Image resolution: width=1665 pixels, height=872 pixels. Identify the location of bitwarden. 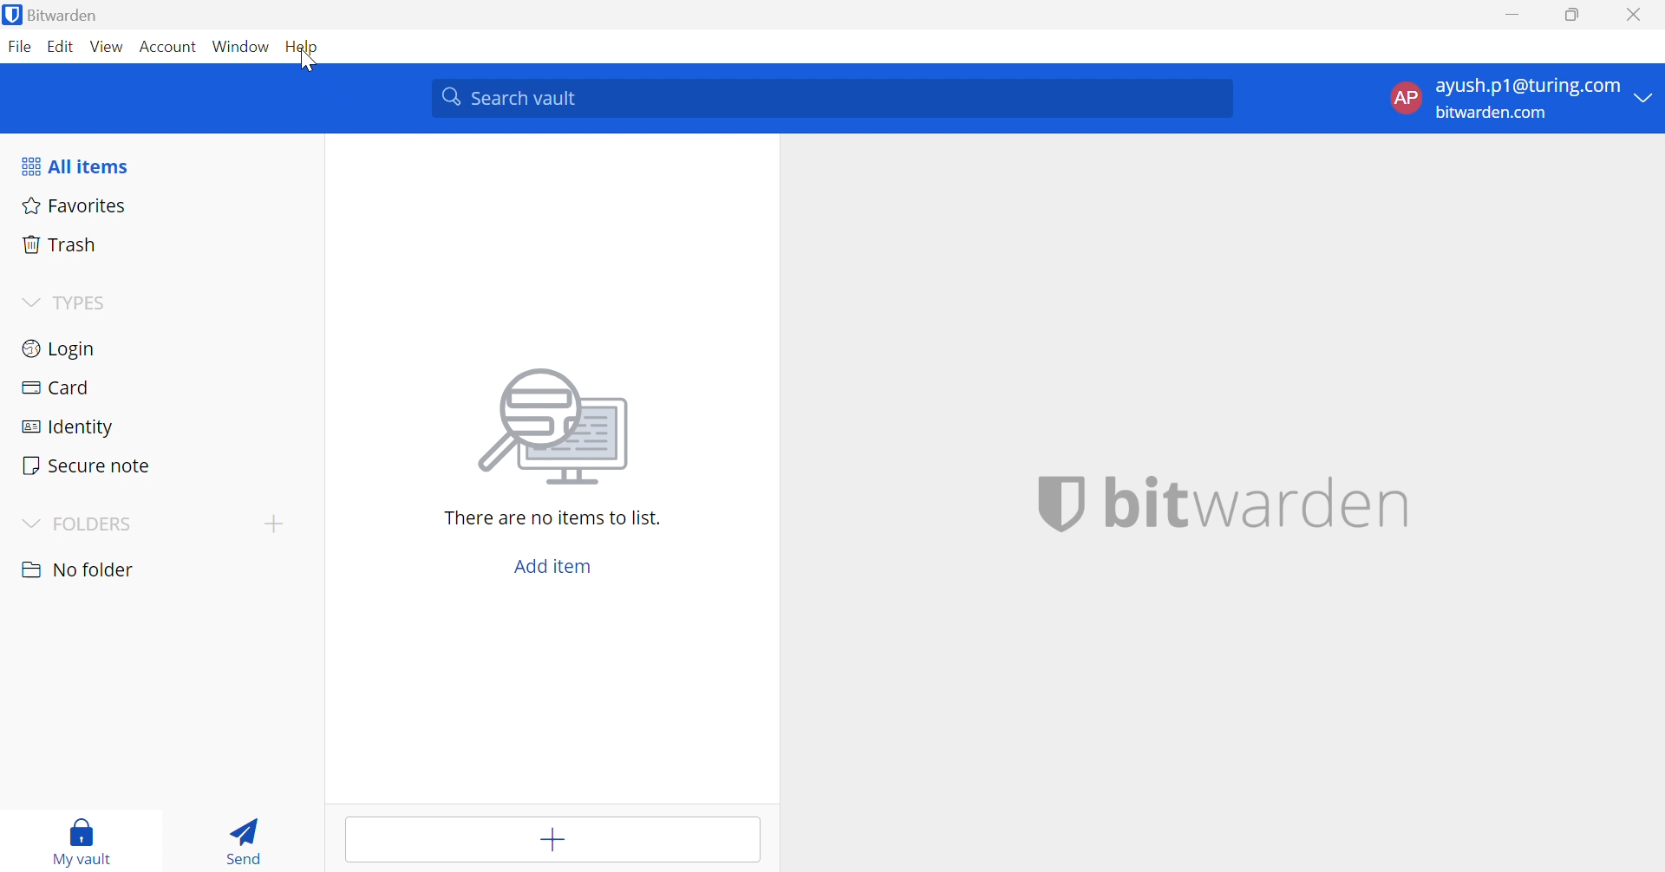
(1225, 504).